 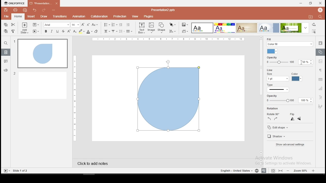 I want to click on increase font size, so click(x=83, y=24).